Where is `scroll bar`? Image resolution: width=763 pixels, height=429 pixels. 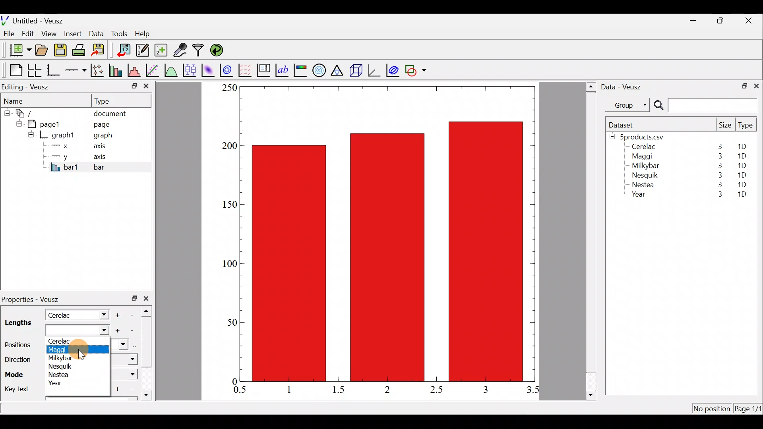
scroll bar is located at coordinates (149, 351).